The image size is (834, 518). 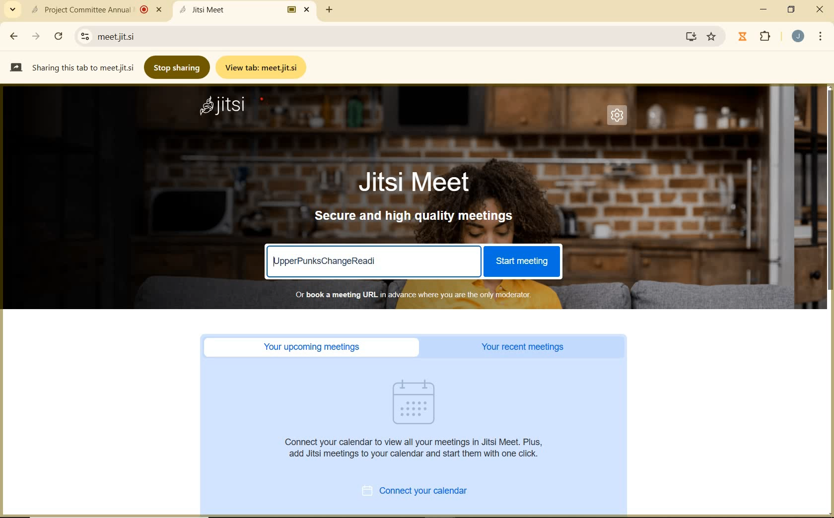 I want to click on FORWARD, so click(x=37, y=36).